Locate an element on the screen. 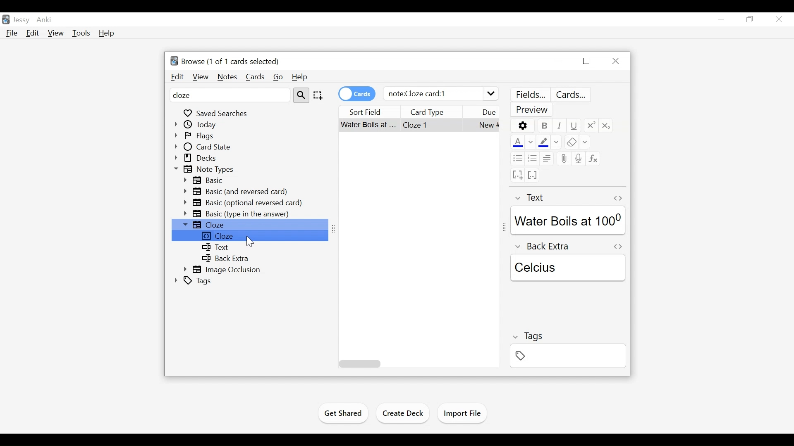 The image size is (794, 446). Close is located at coordinates (616, 61).